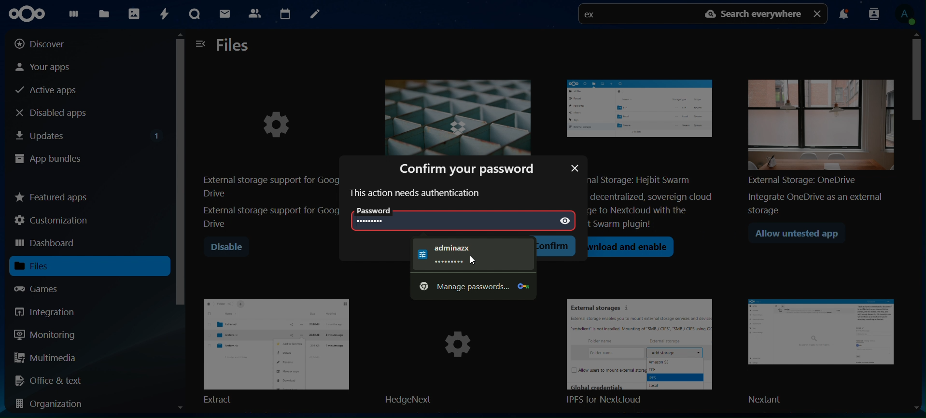 The image size is (926, 418). I want to click on this action needs authentication, so click(416, 193).